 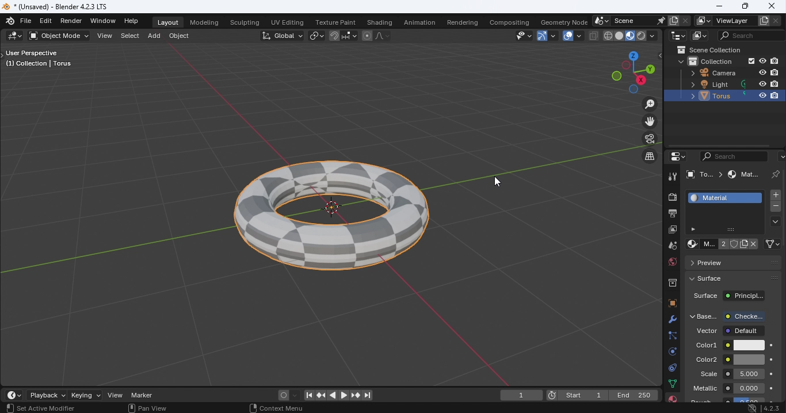 What do you see at coordinates (608, 36) in the screenshot?
I see `Viewport shading` at bounding box center [608, 36].